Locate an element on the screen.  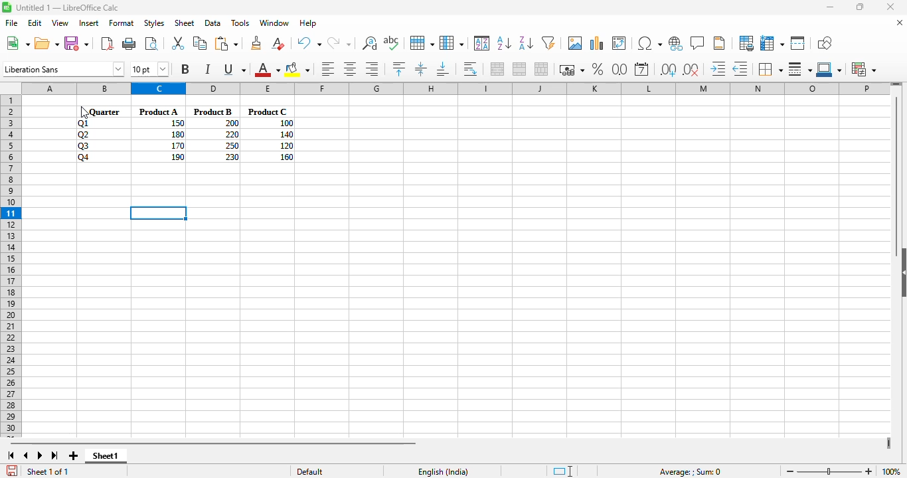
align center is located at coordinates (351, 69).